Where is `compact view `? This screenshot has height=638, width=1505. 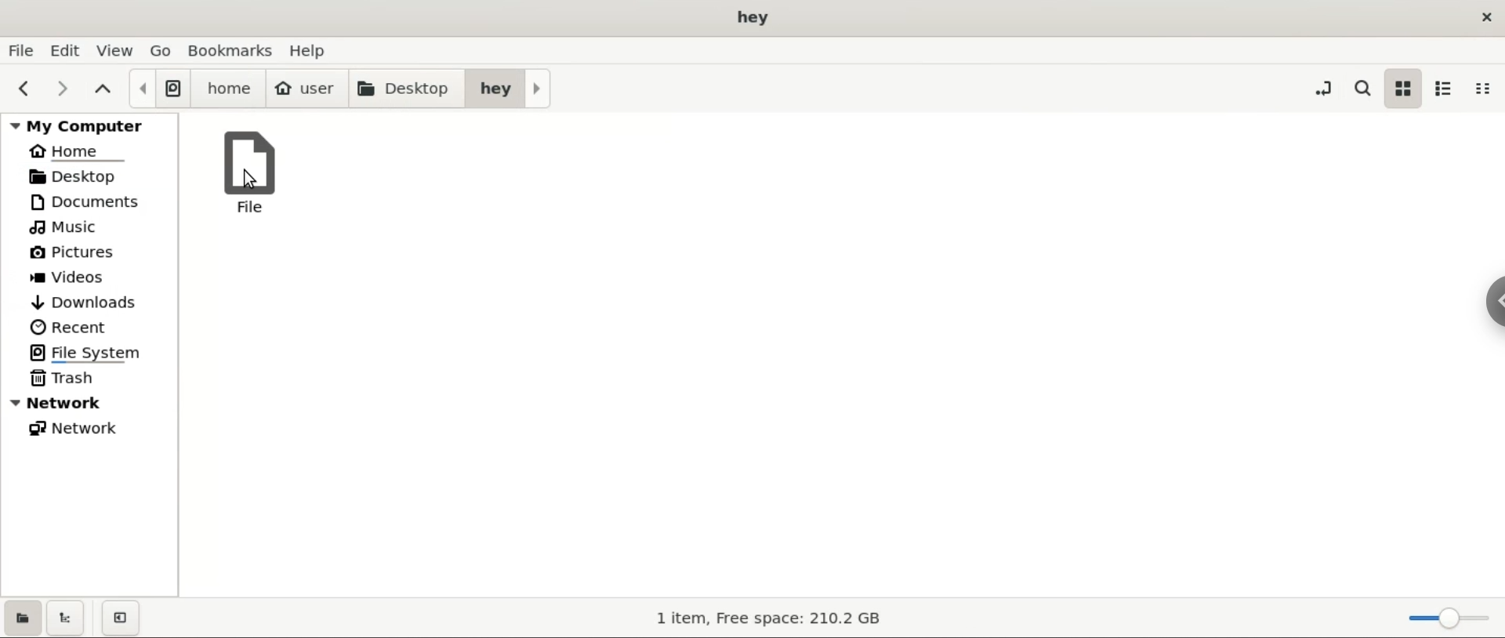 compact view  is located at coordinates (1487, 87).